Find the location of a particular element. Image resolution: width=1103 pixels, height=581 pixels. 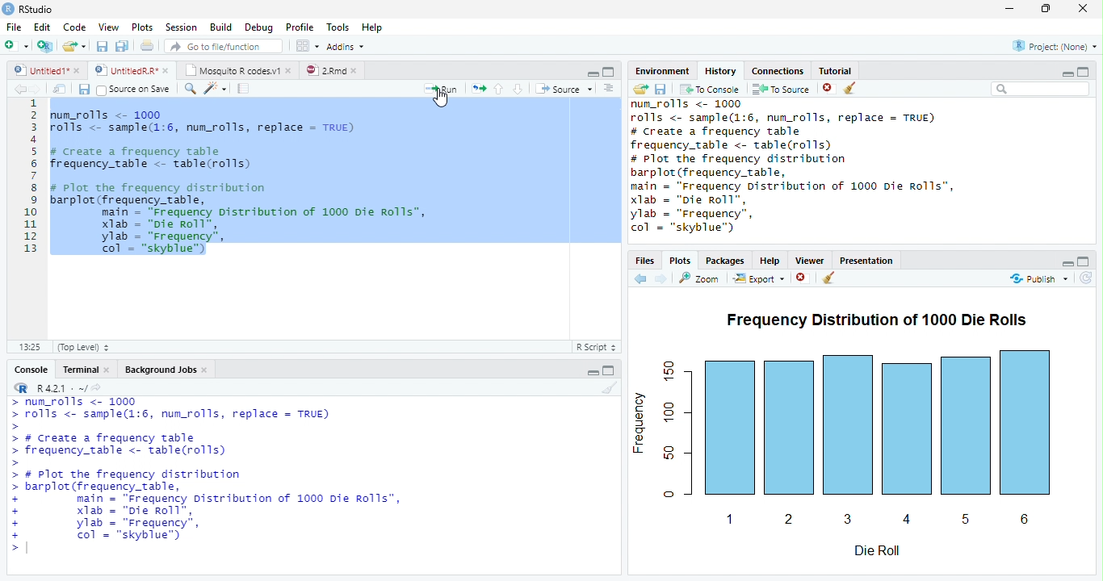

Publish is located at coordinates (1037, 279).